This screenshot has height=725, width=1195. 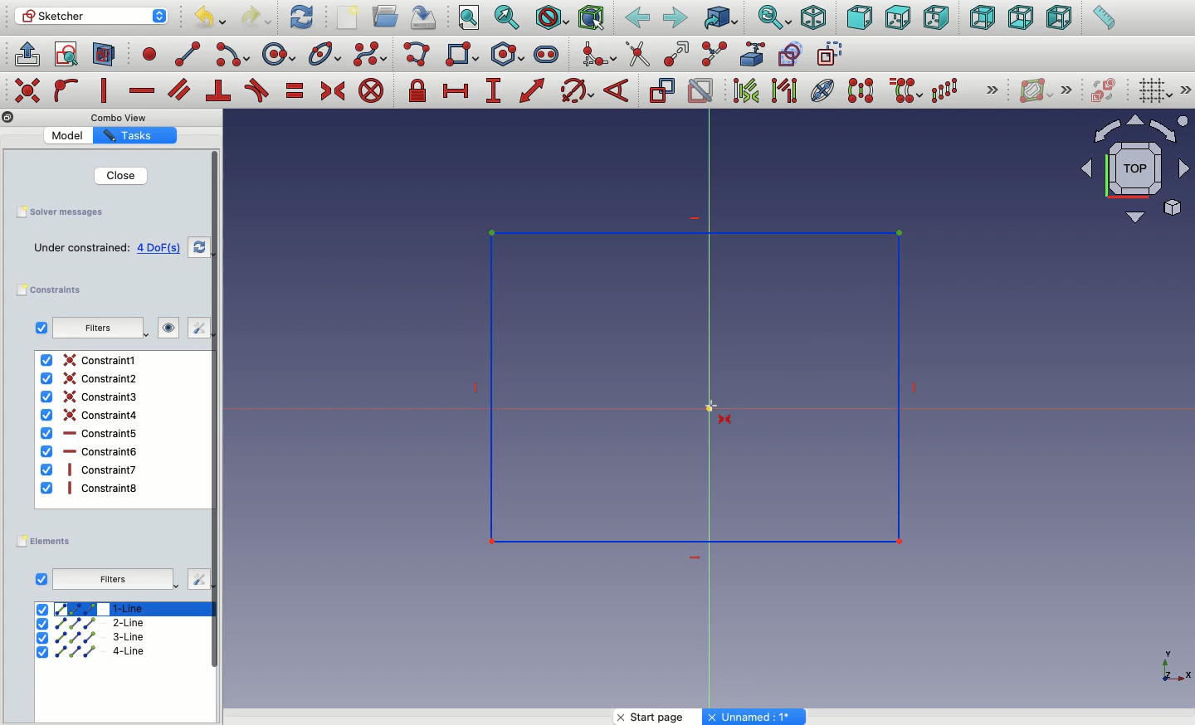 What do you see at coordinates (551, 18) in the screenshot?
I see `Draw style` at bounding box center [551, 18].